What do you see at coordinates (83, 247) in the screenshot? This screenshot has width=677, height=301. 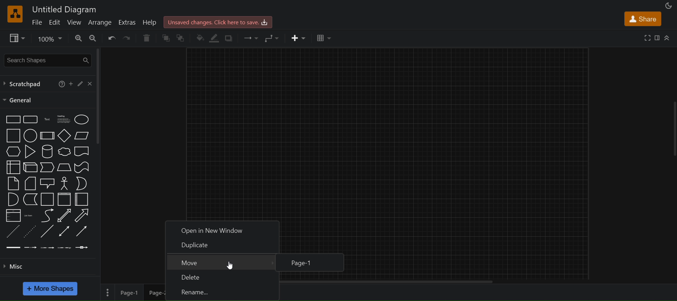 I see `connector with symbol` at bounding box center [83, 247].